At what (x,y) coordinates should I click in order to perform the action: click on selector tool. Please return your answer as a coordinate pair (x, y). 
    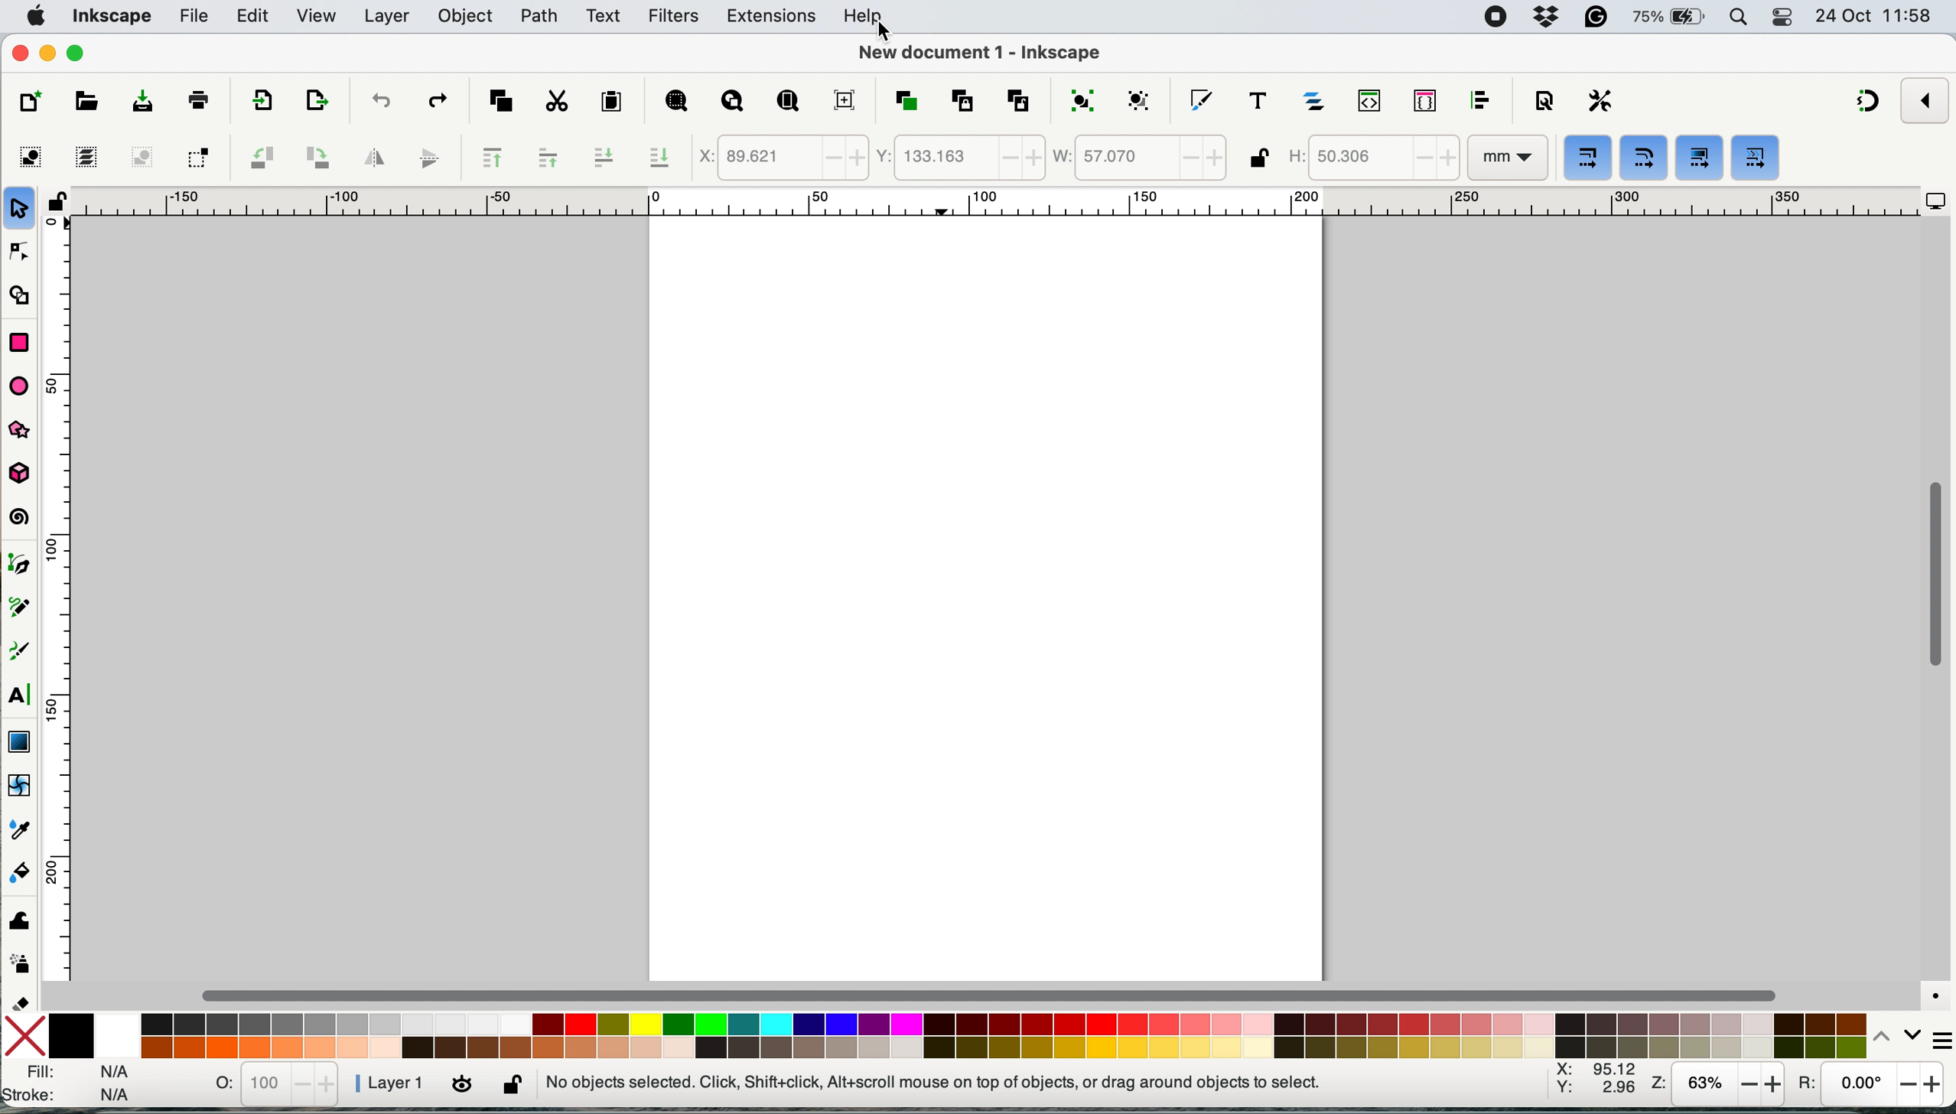
    Looking at the image, I should click on (19, 204).